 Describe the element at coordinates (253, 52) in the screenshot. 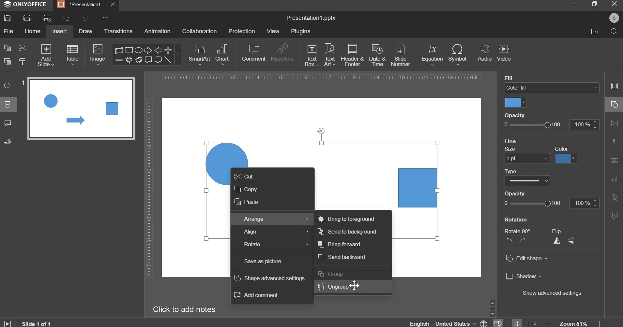

I see `comment` at that location.